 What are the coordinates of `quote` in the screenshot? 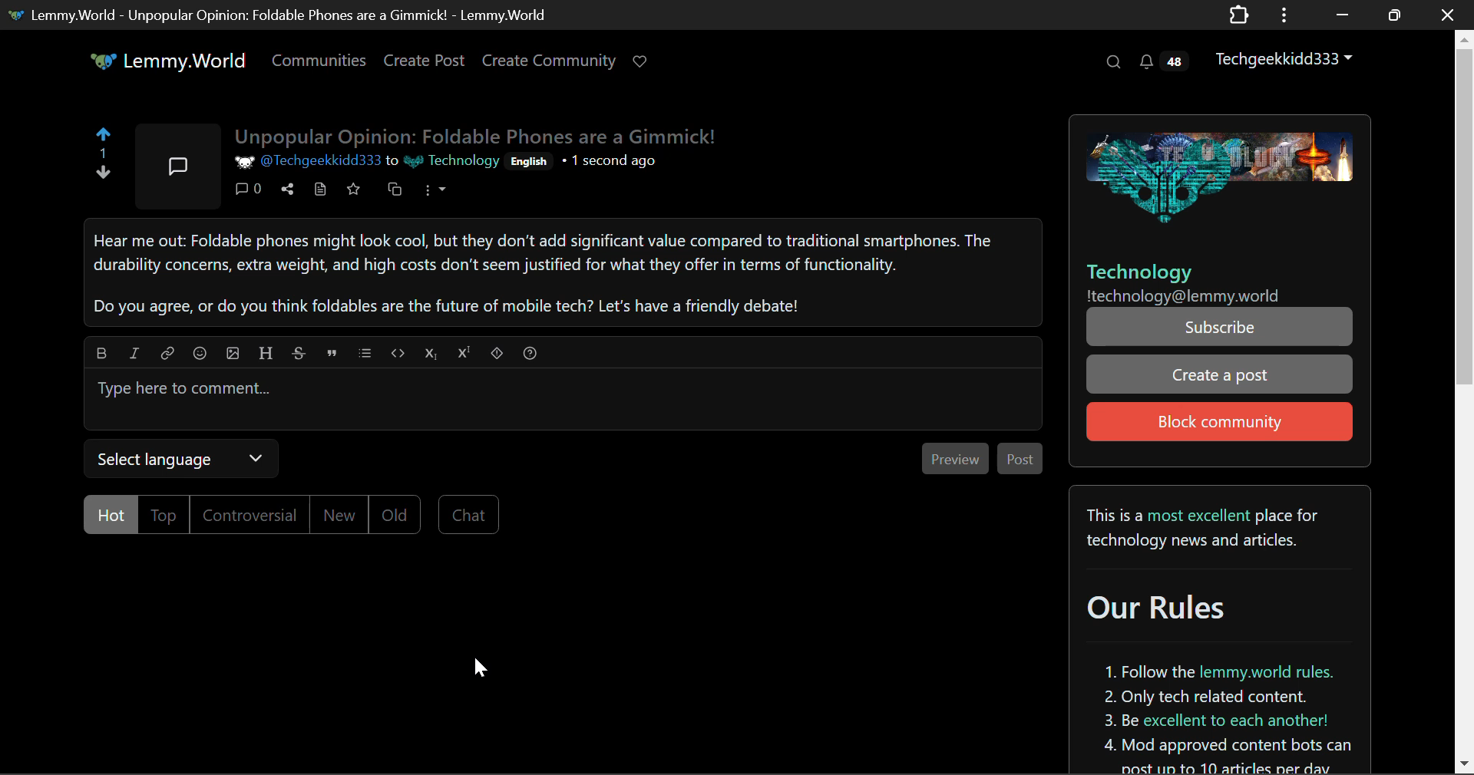 It's located at (331, 352).